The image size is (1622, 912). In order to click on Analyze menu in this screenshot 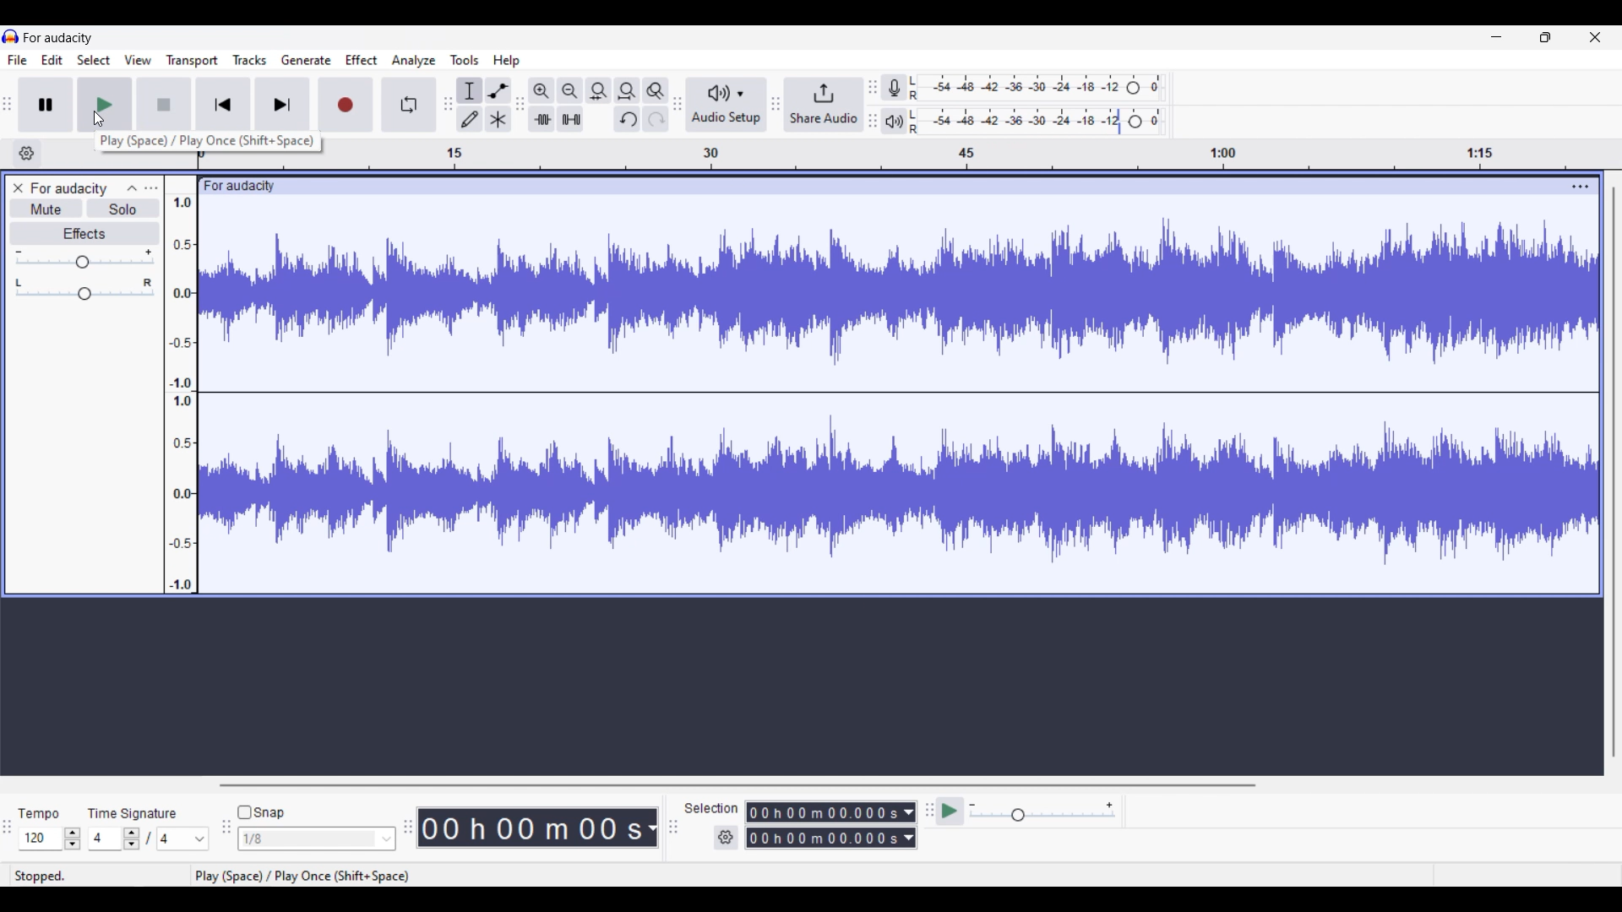, I will do `click(413, 61)`.